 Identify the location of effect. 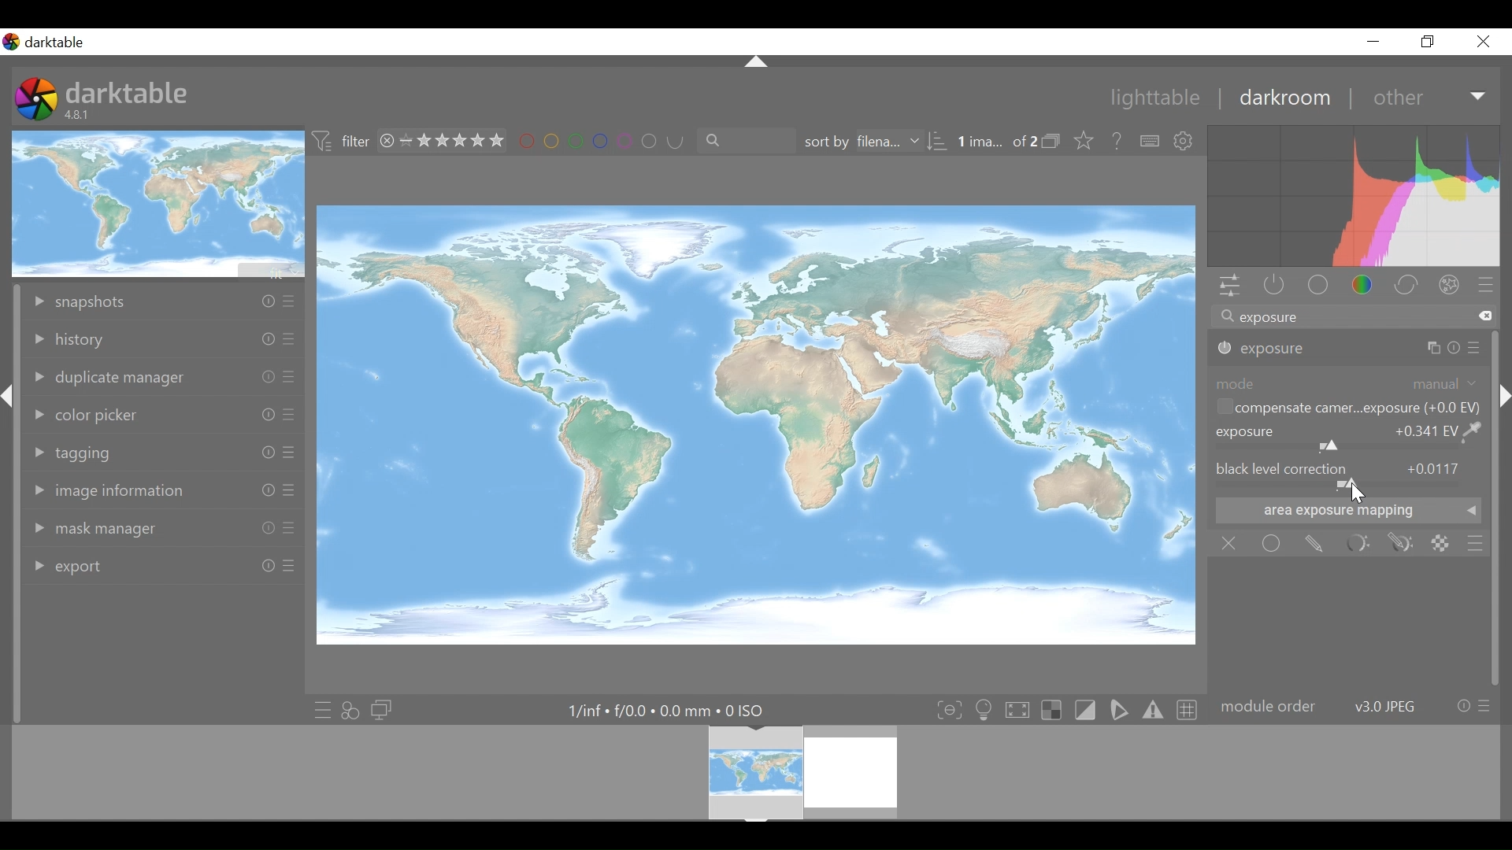
(1449, 283).